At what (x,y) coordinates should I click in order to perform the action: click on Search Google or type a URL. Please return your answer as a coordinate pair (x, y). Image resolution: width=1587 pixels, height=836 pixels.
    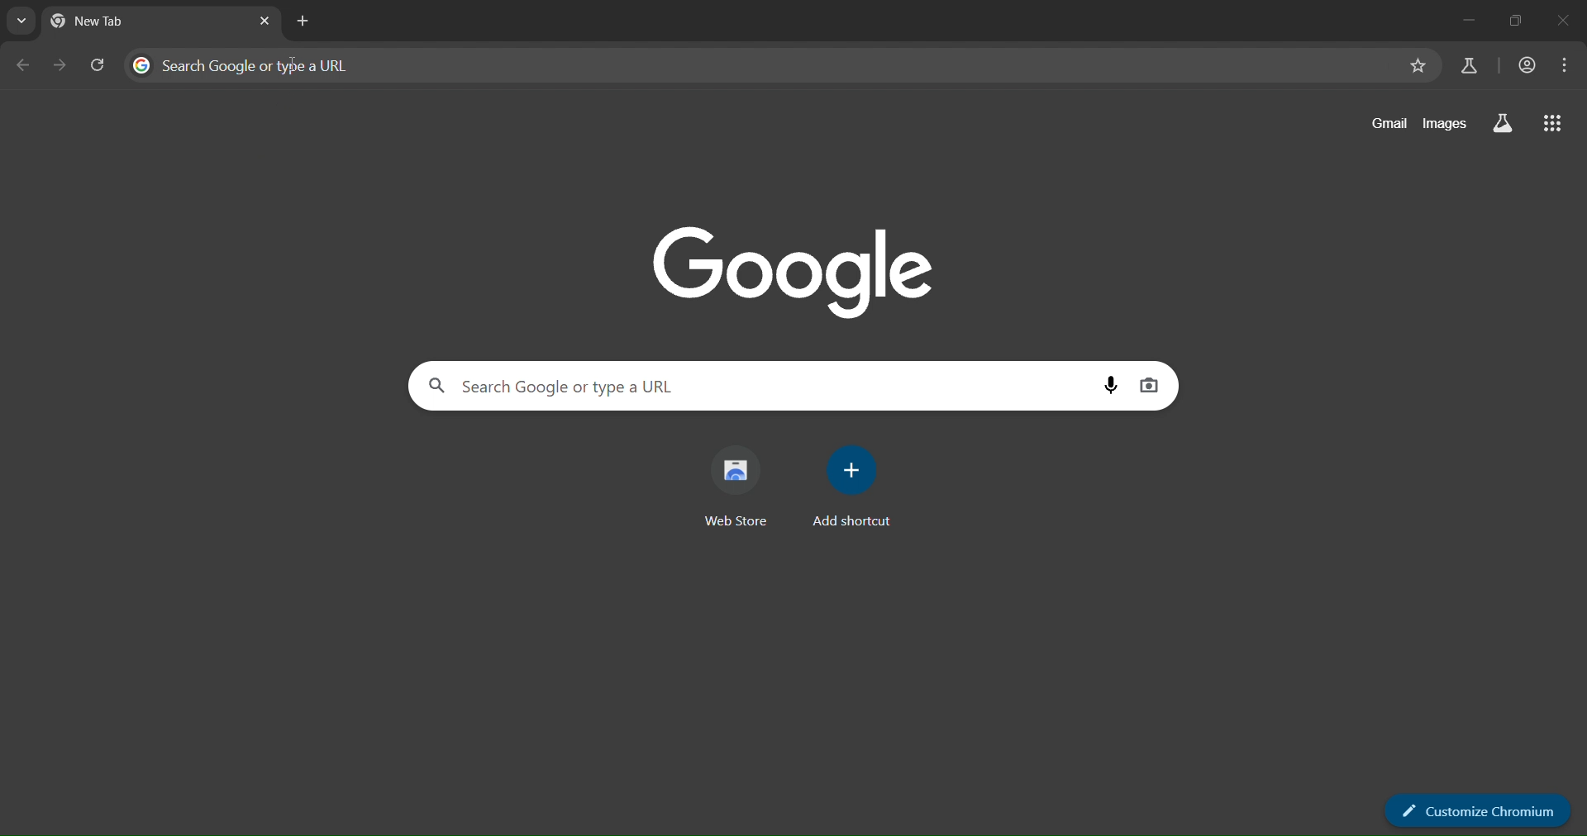
    Looking at the image, I should click on (760, 66).